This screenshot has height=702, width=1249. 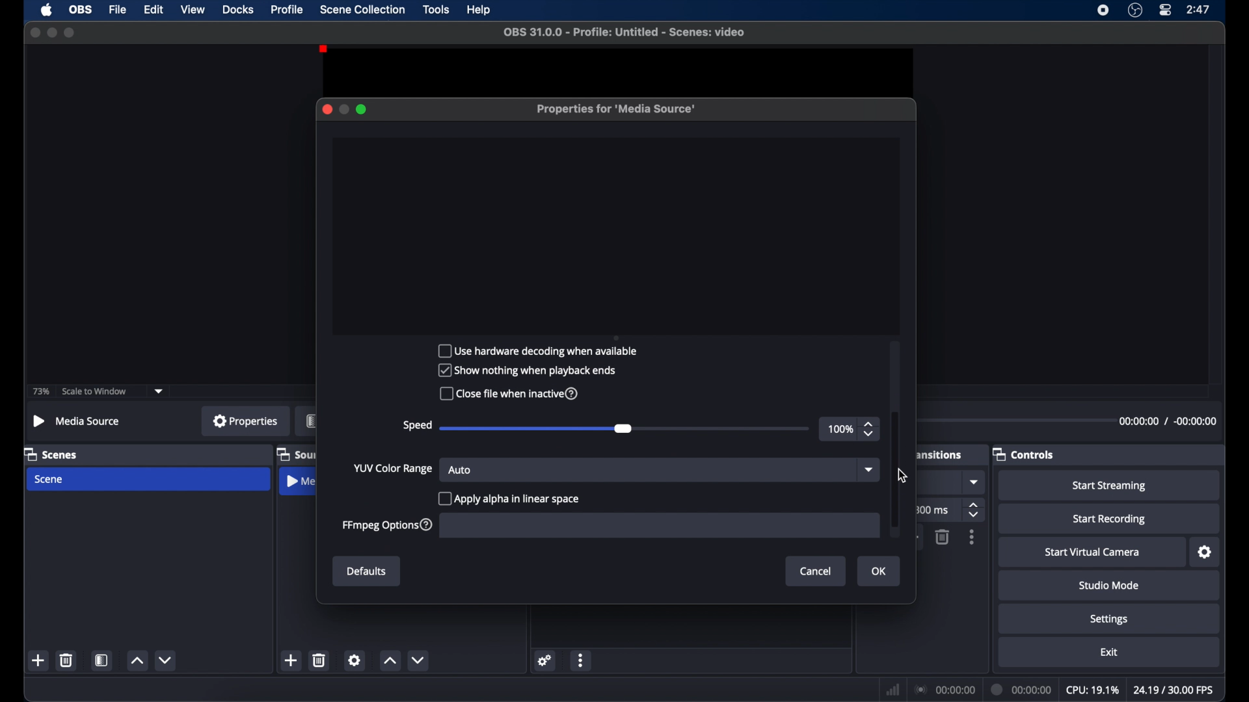 What do you see at coordinates (944, 452) in the screenshot?
I see `transitions` at bounding box center [944, 452].